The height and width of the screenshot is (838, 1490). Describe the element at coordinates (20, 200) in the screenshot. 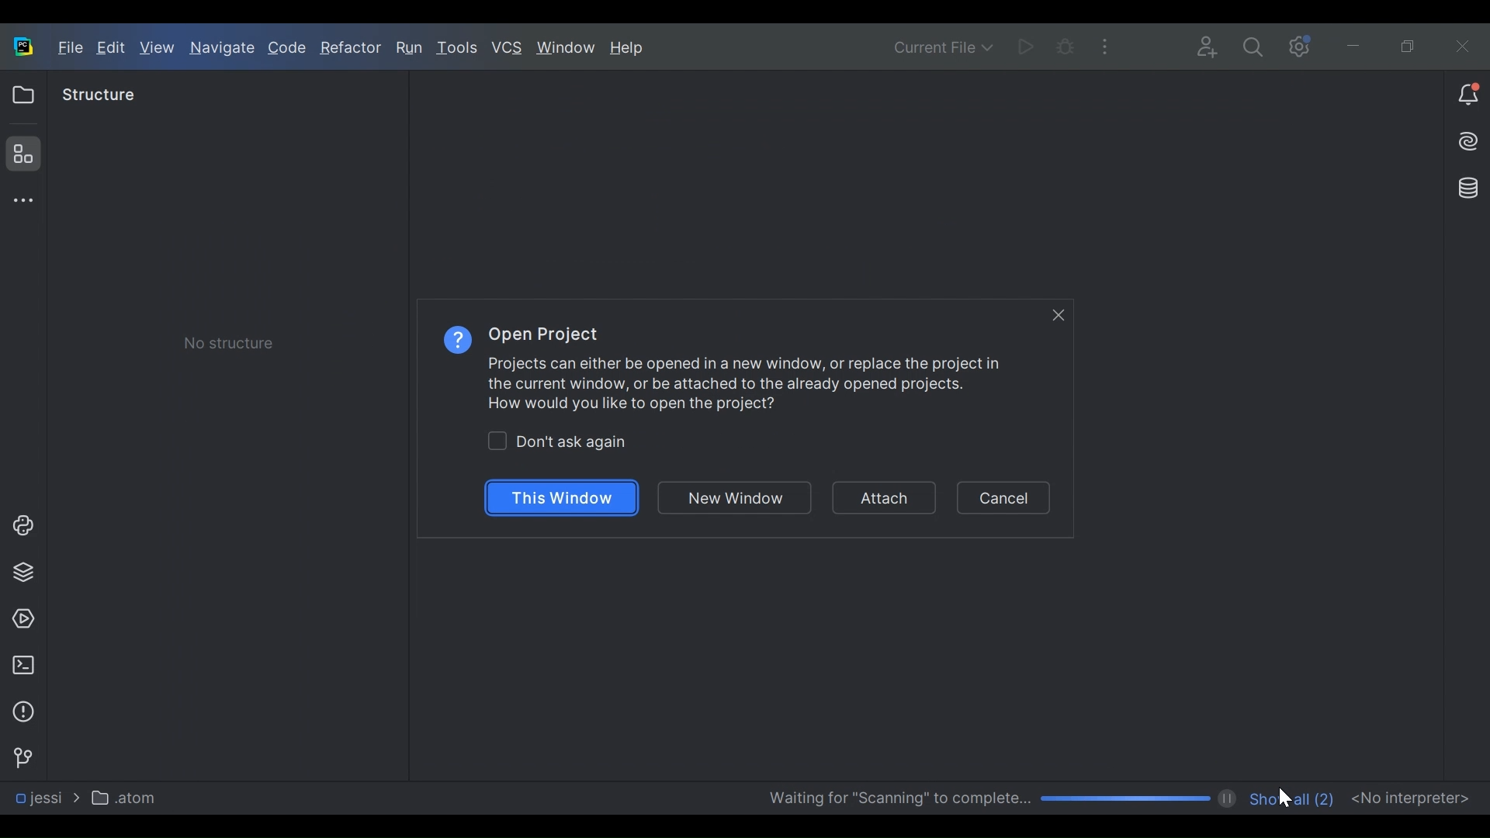

I see `More tool window` at that location.